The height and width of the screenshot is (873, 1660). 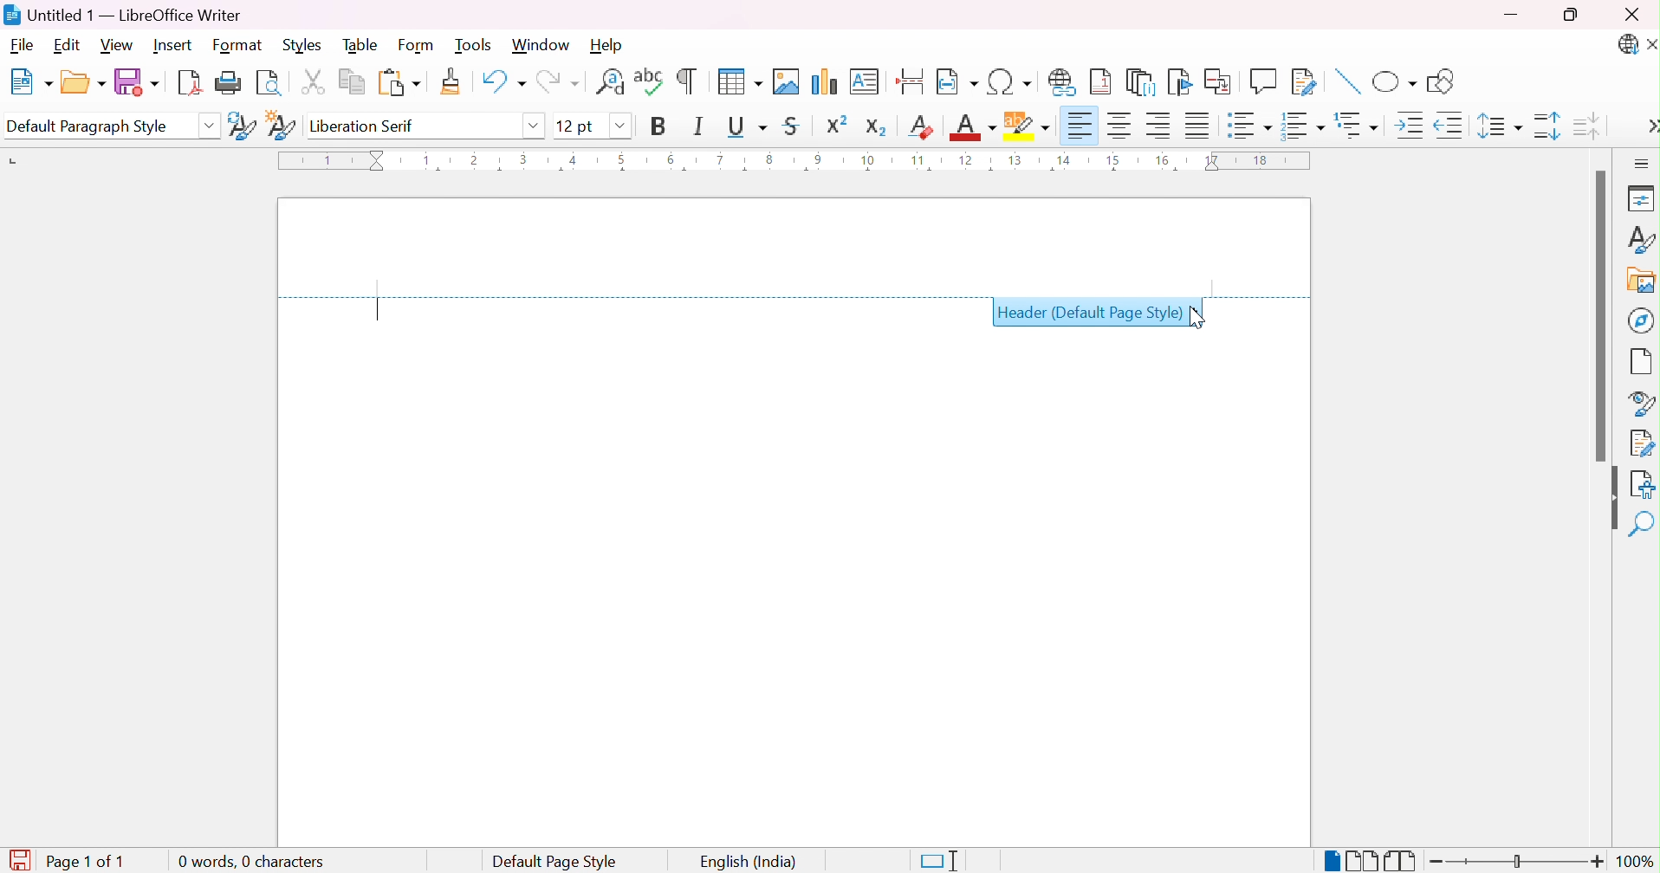 What do you see at coordinates (1643, 164) in the screenshot?
I see `Sidebar settings` at bounding box center [1643, 164].